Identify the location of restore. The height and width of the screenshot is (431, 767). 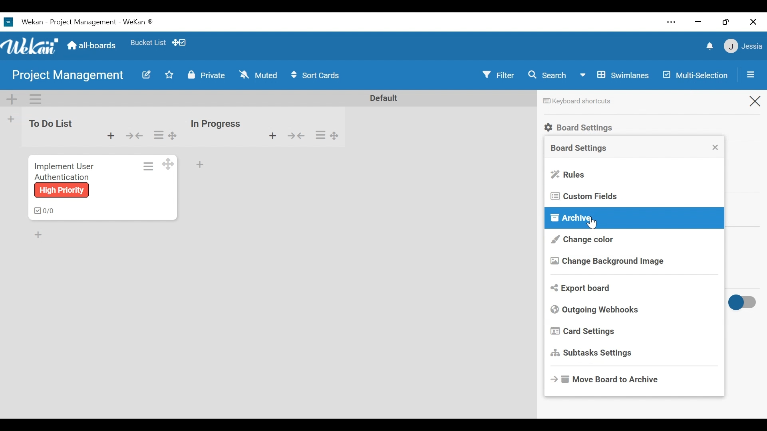
(725, 22).